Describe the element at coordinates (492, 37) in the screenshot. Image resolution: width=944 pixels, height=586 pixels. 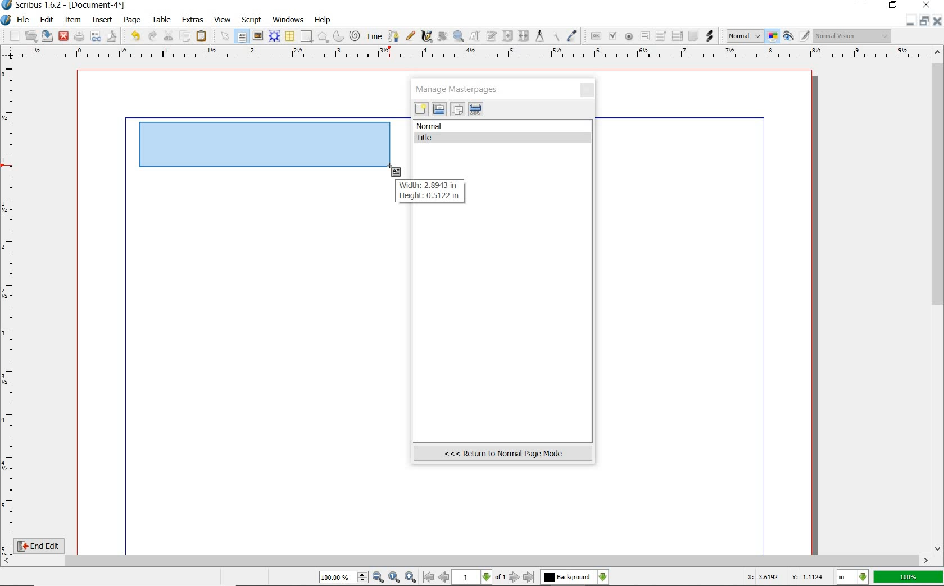
I see `edit text with story editor` at that location.